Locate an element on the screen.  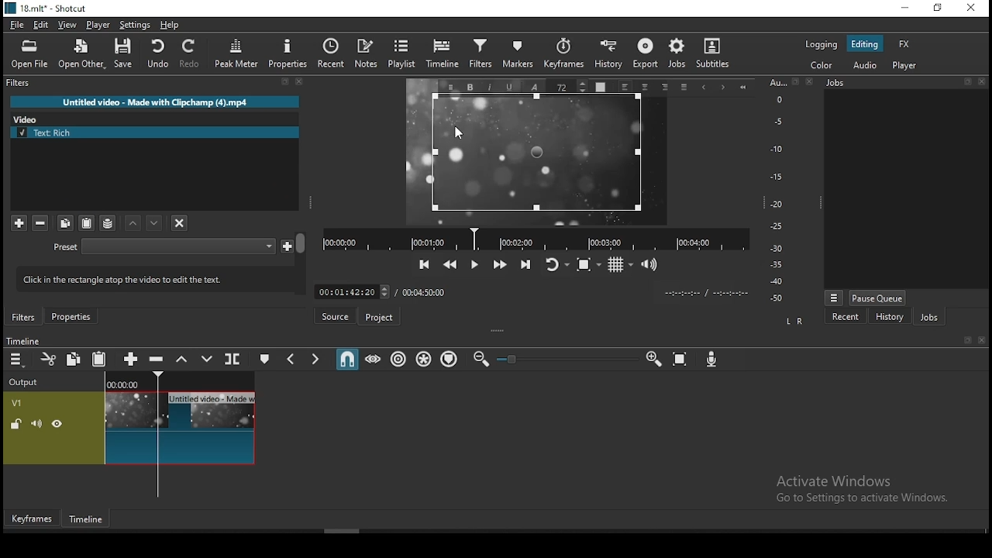
lift is located at coordinates (182, 358).